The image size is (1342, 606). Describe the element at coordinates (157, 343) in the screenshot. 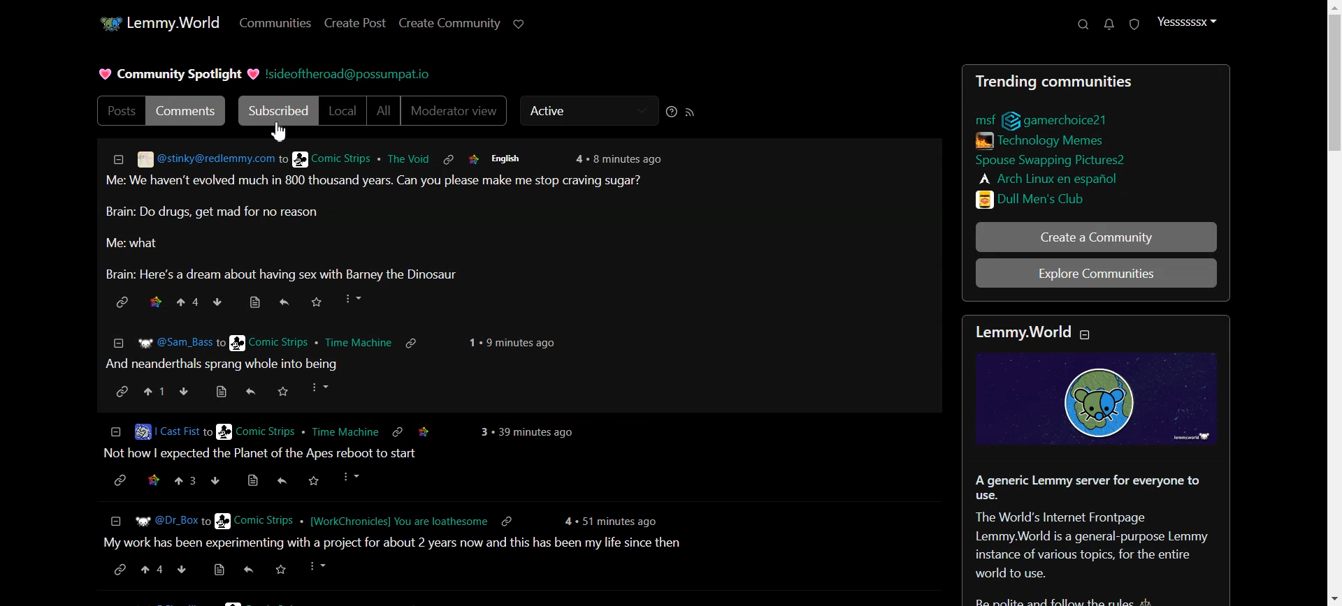

I see `username` at that location.